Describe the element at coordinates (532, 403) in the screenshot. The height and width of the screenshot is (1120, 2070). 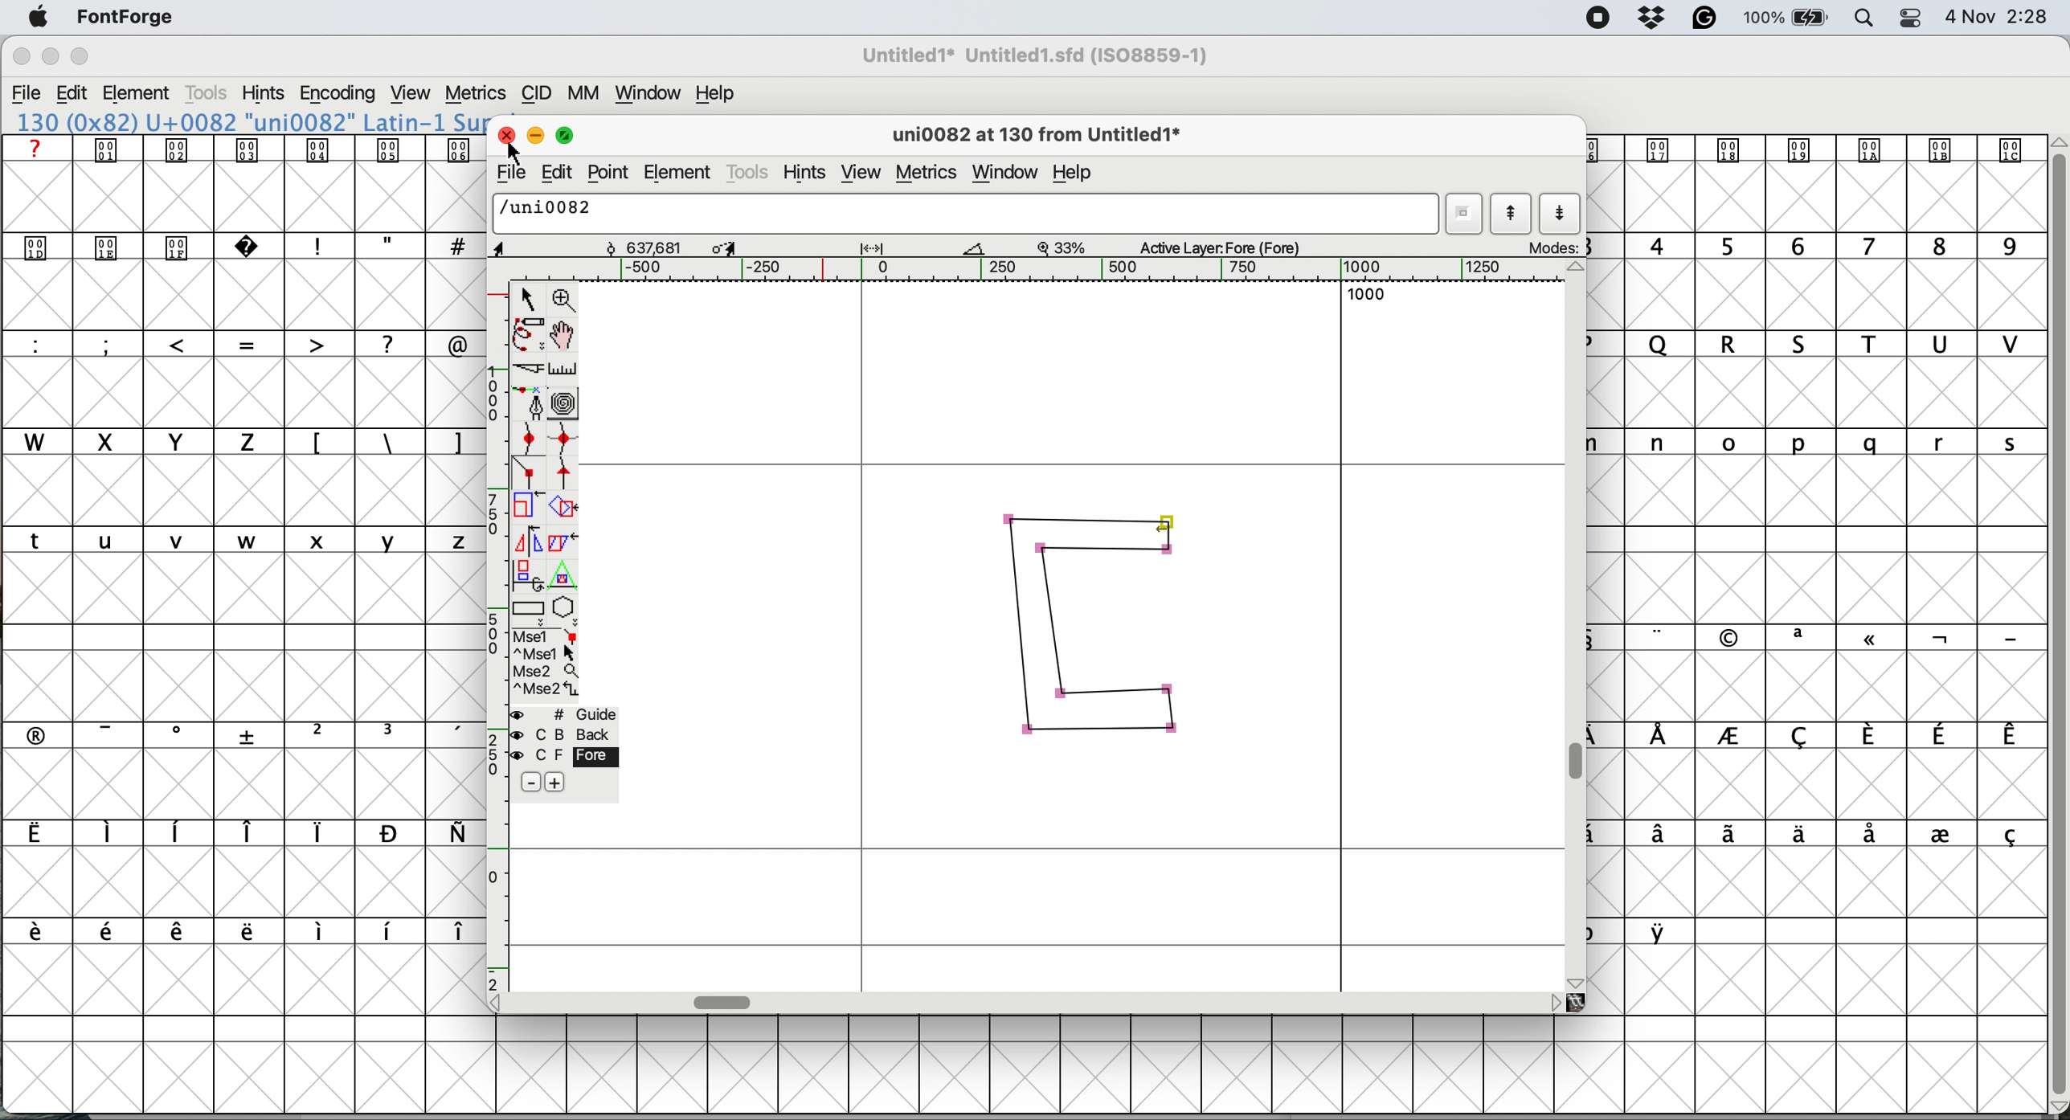
I see `add a point and drag out its control points` at that location.